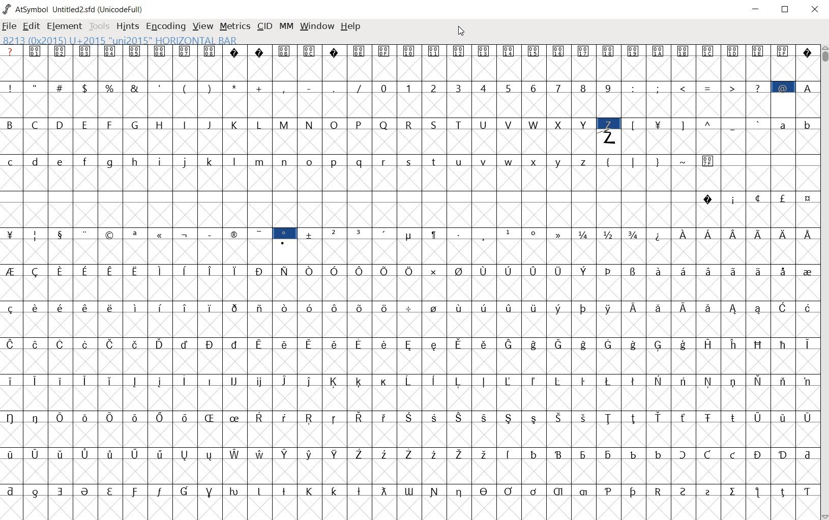  Describe the element at coordinates (236, 27) in the screenshot. I see `METRICS` at that location.